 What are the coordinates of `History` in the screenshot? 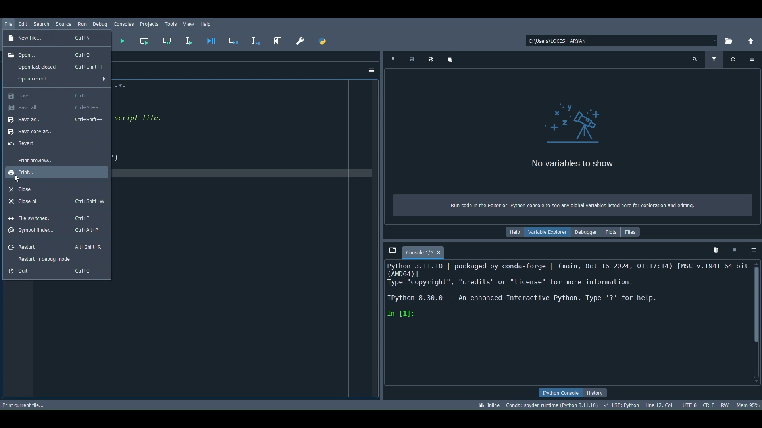 It's located at (597, 394).